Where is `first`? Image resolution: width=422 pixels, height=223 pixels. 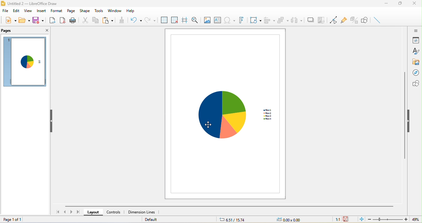
first is located at coordinates (57, 212).